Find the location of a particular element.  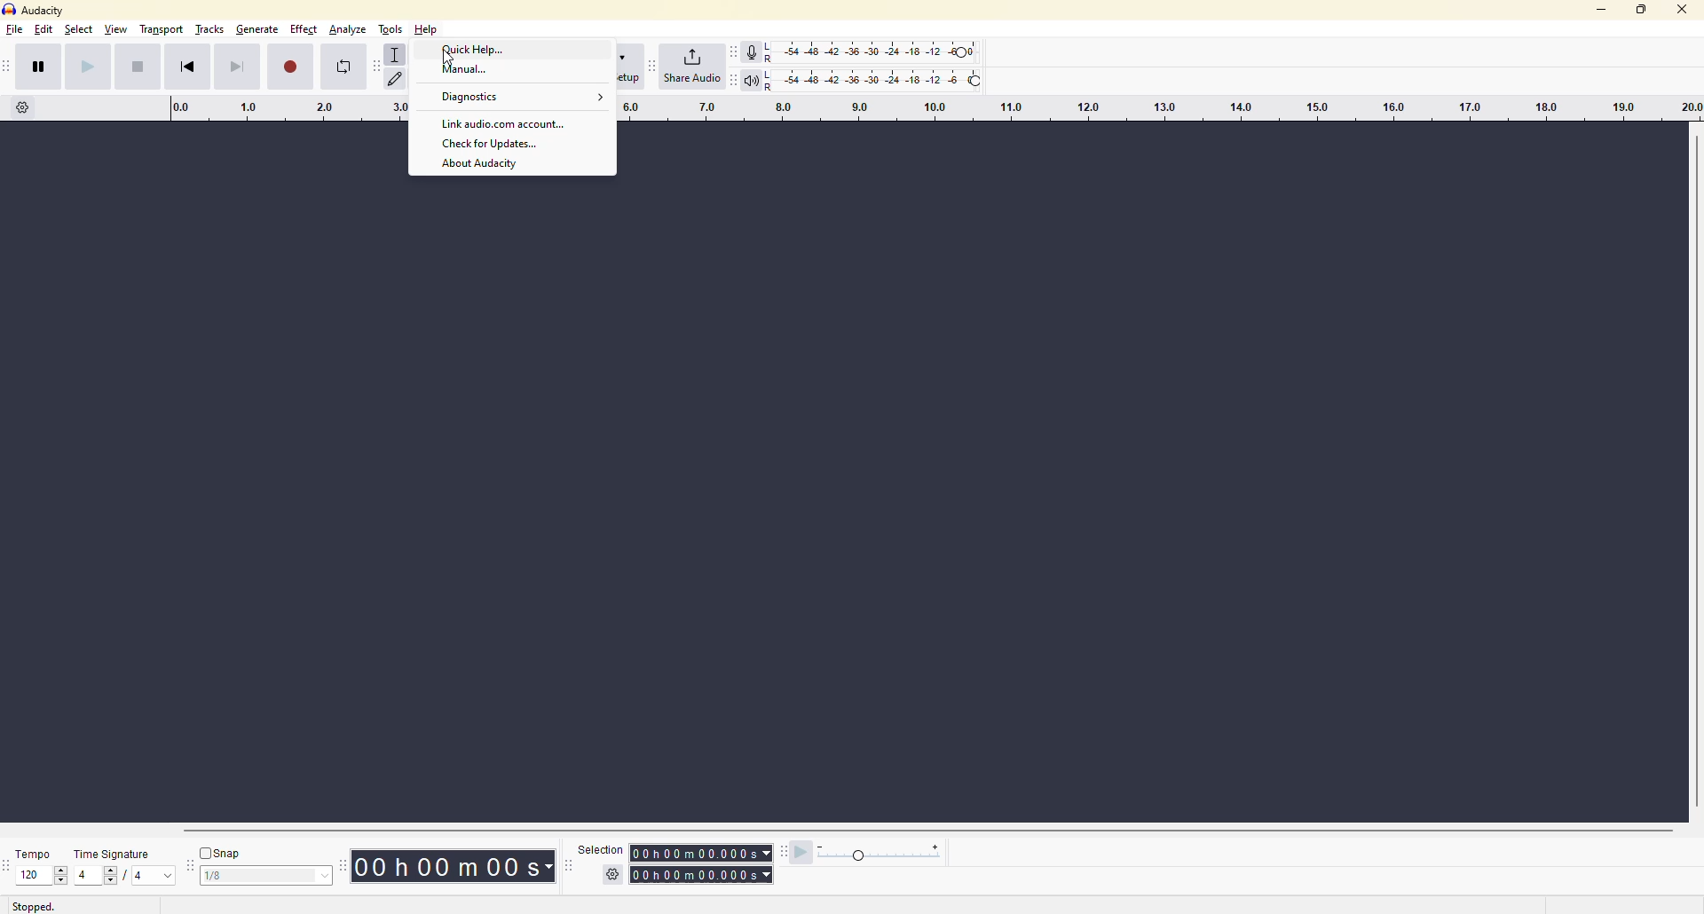

value is located at coordinates (93, 876).